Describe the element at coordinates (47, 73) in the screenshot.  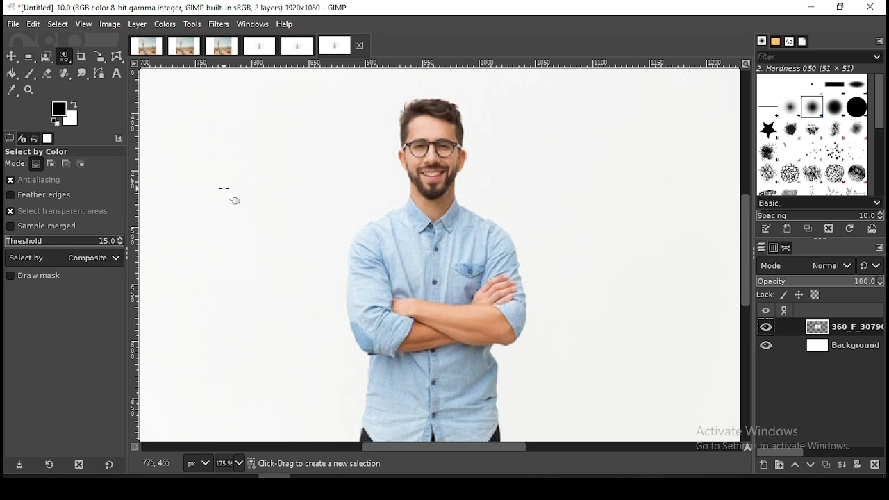
I see `eraser tool` at that location.